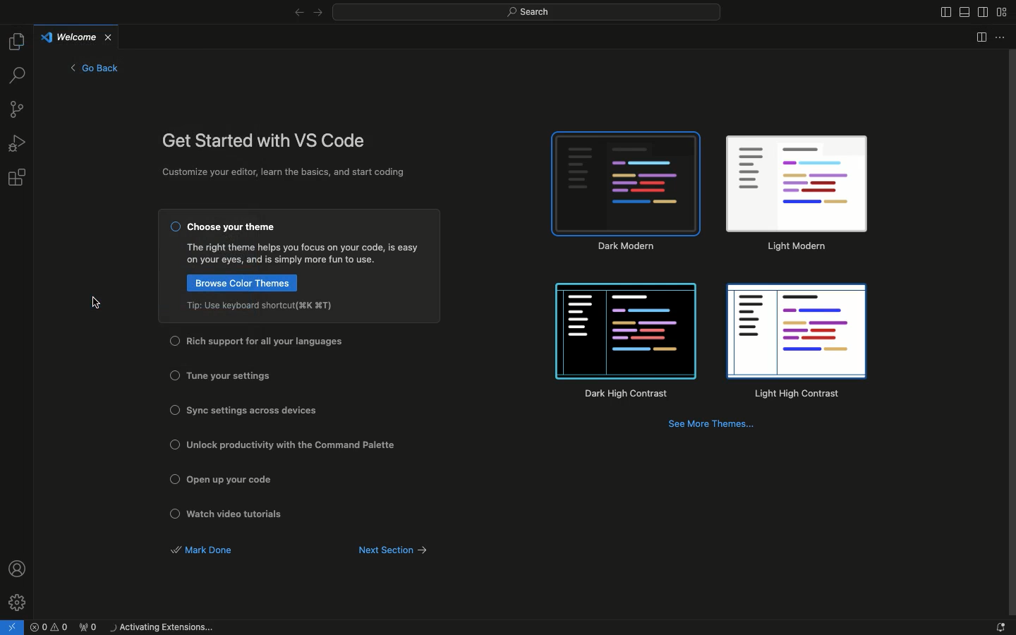  What do you see at coordinates (234, 228) in the screenshot?
I see `Choose your theme` at bounding box center [234, 228].